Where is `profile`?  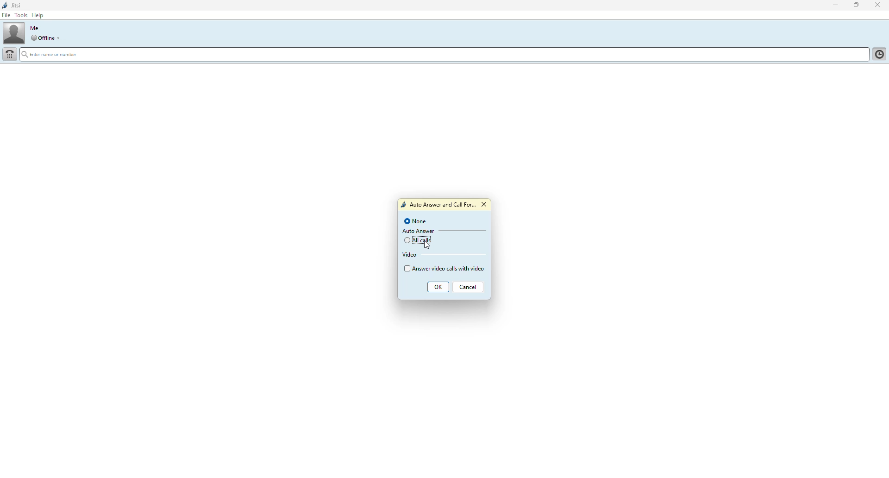 profile is located at coordinates (14, 32).